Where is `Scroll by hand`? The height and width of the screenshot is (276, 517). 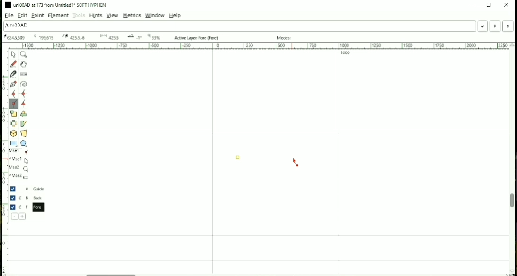
Scroll by hand is located at coordinates (23, 64).